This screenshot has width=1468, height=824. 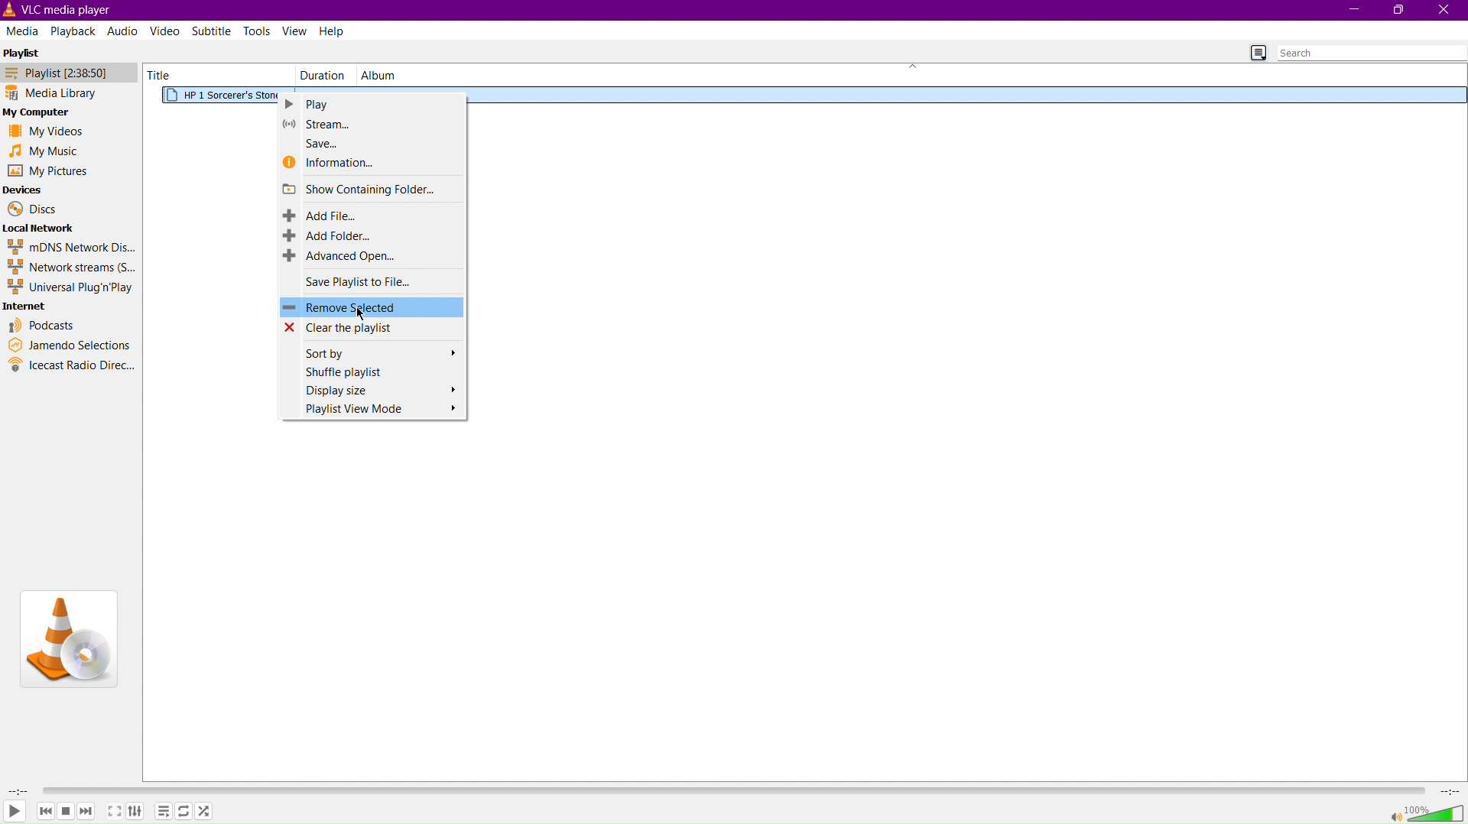 I want to click on My Music, so click(x=45, y=151).